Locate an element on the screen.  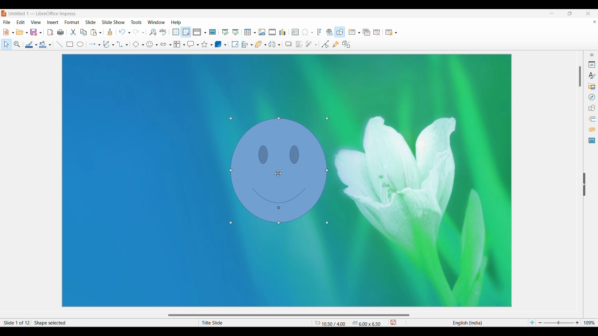
Styles is located at coordinates (591, 75).